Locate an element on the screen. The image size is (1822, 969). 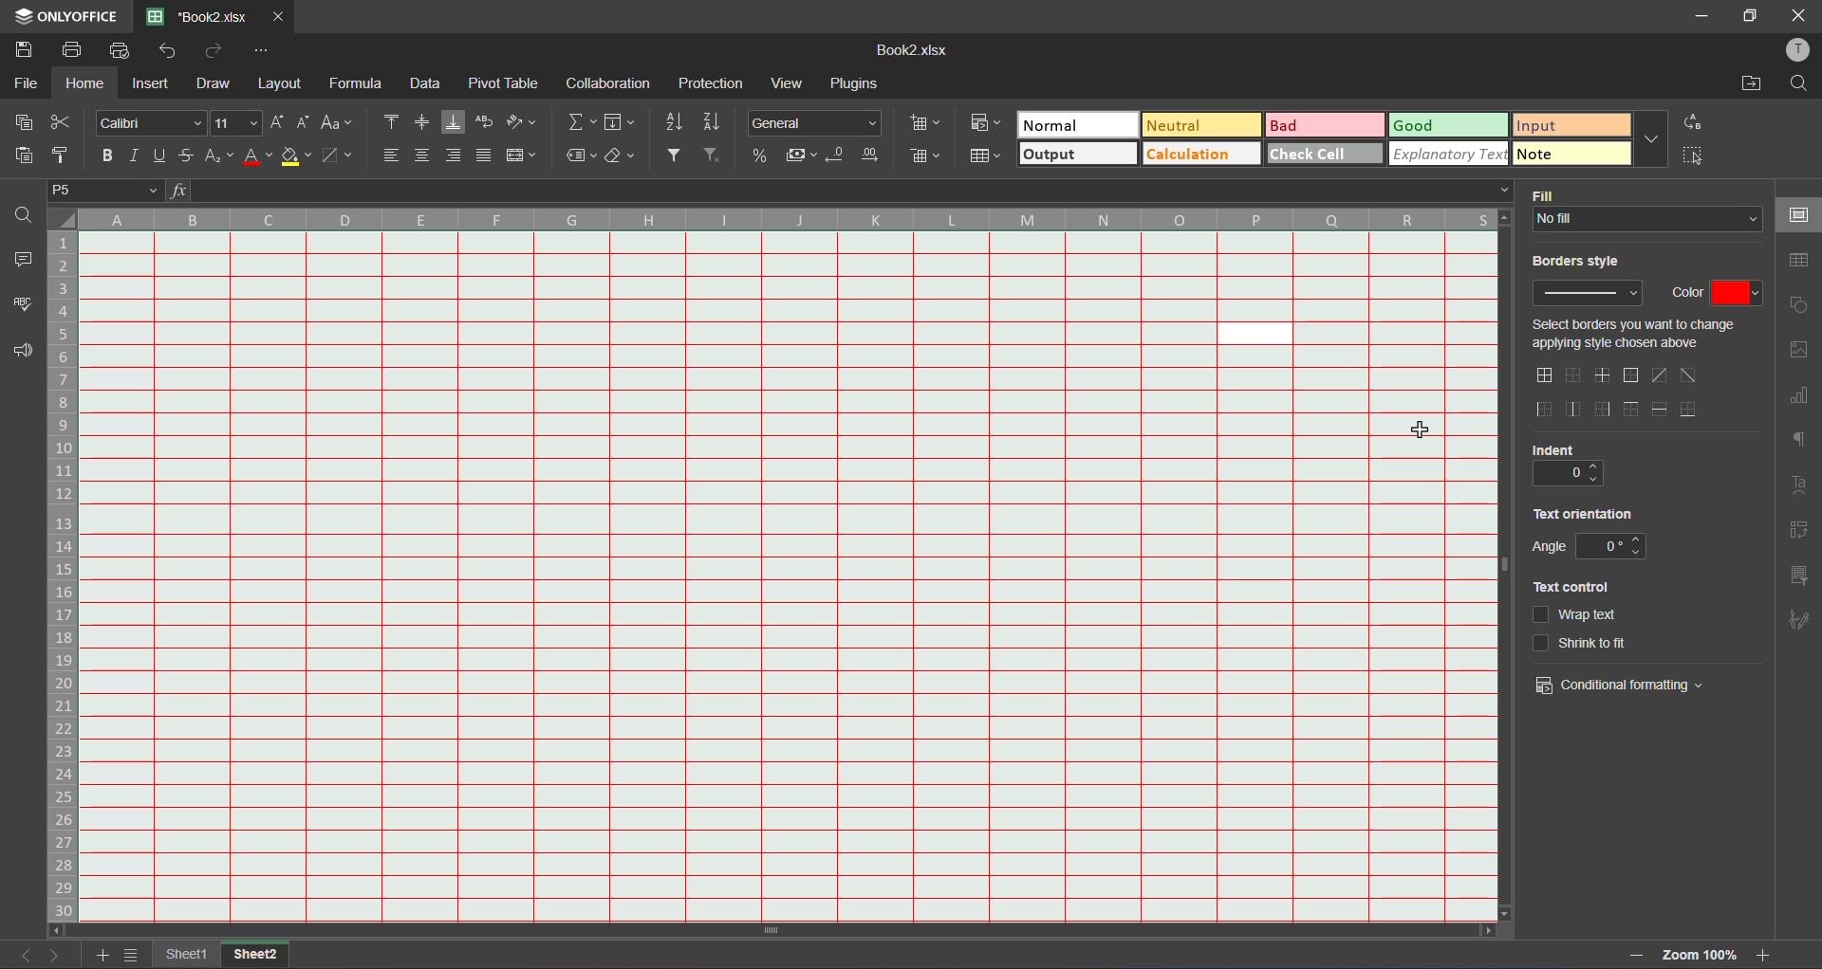
insert cells is located at coordinates (922, 124).